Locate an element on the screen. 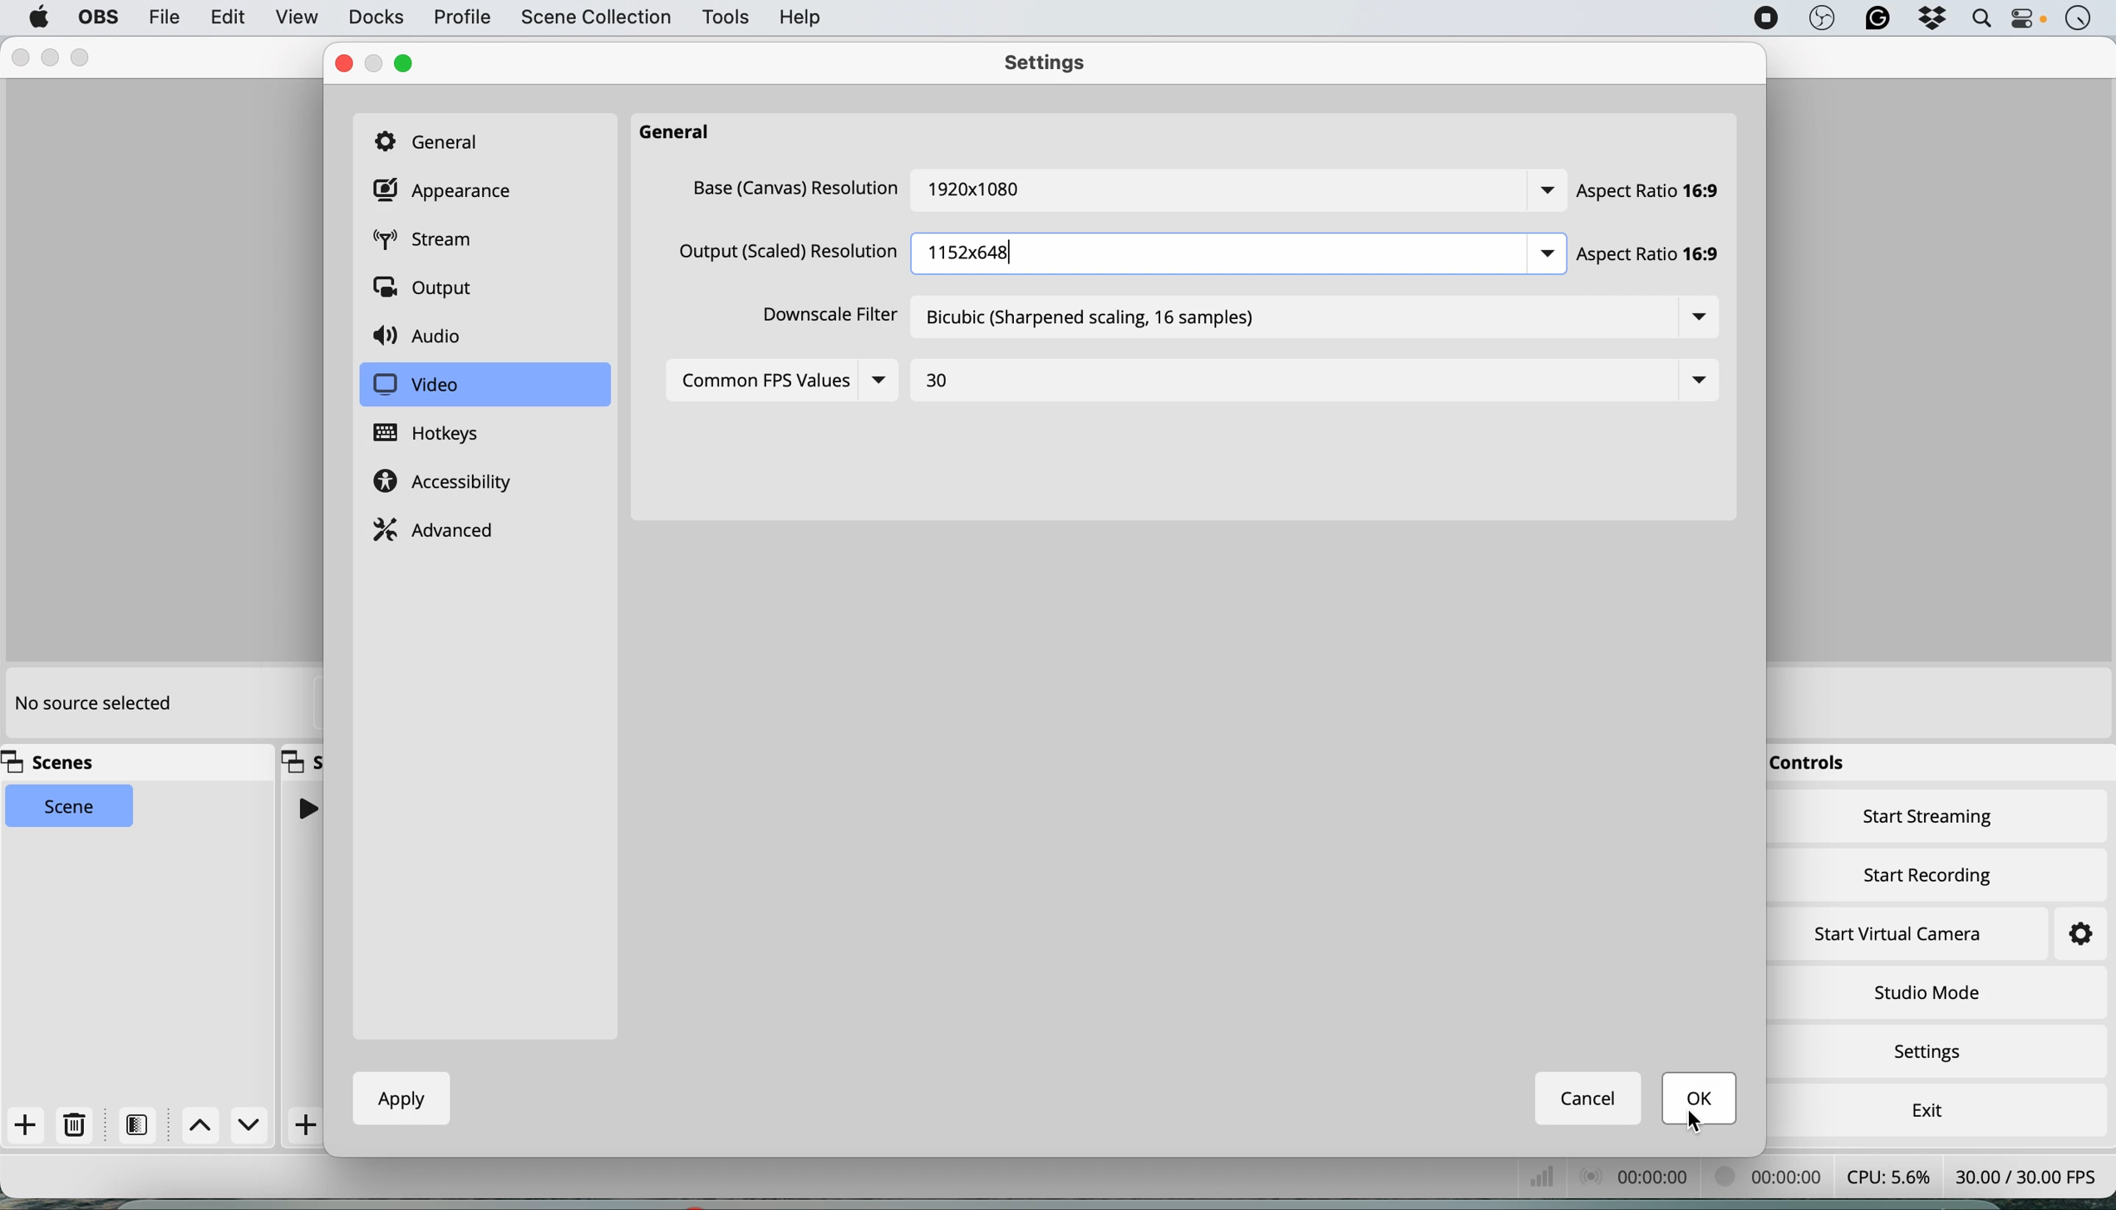  studio mode is located at coordinates (1926, 991).